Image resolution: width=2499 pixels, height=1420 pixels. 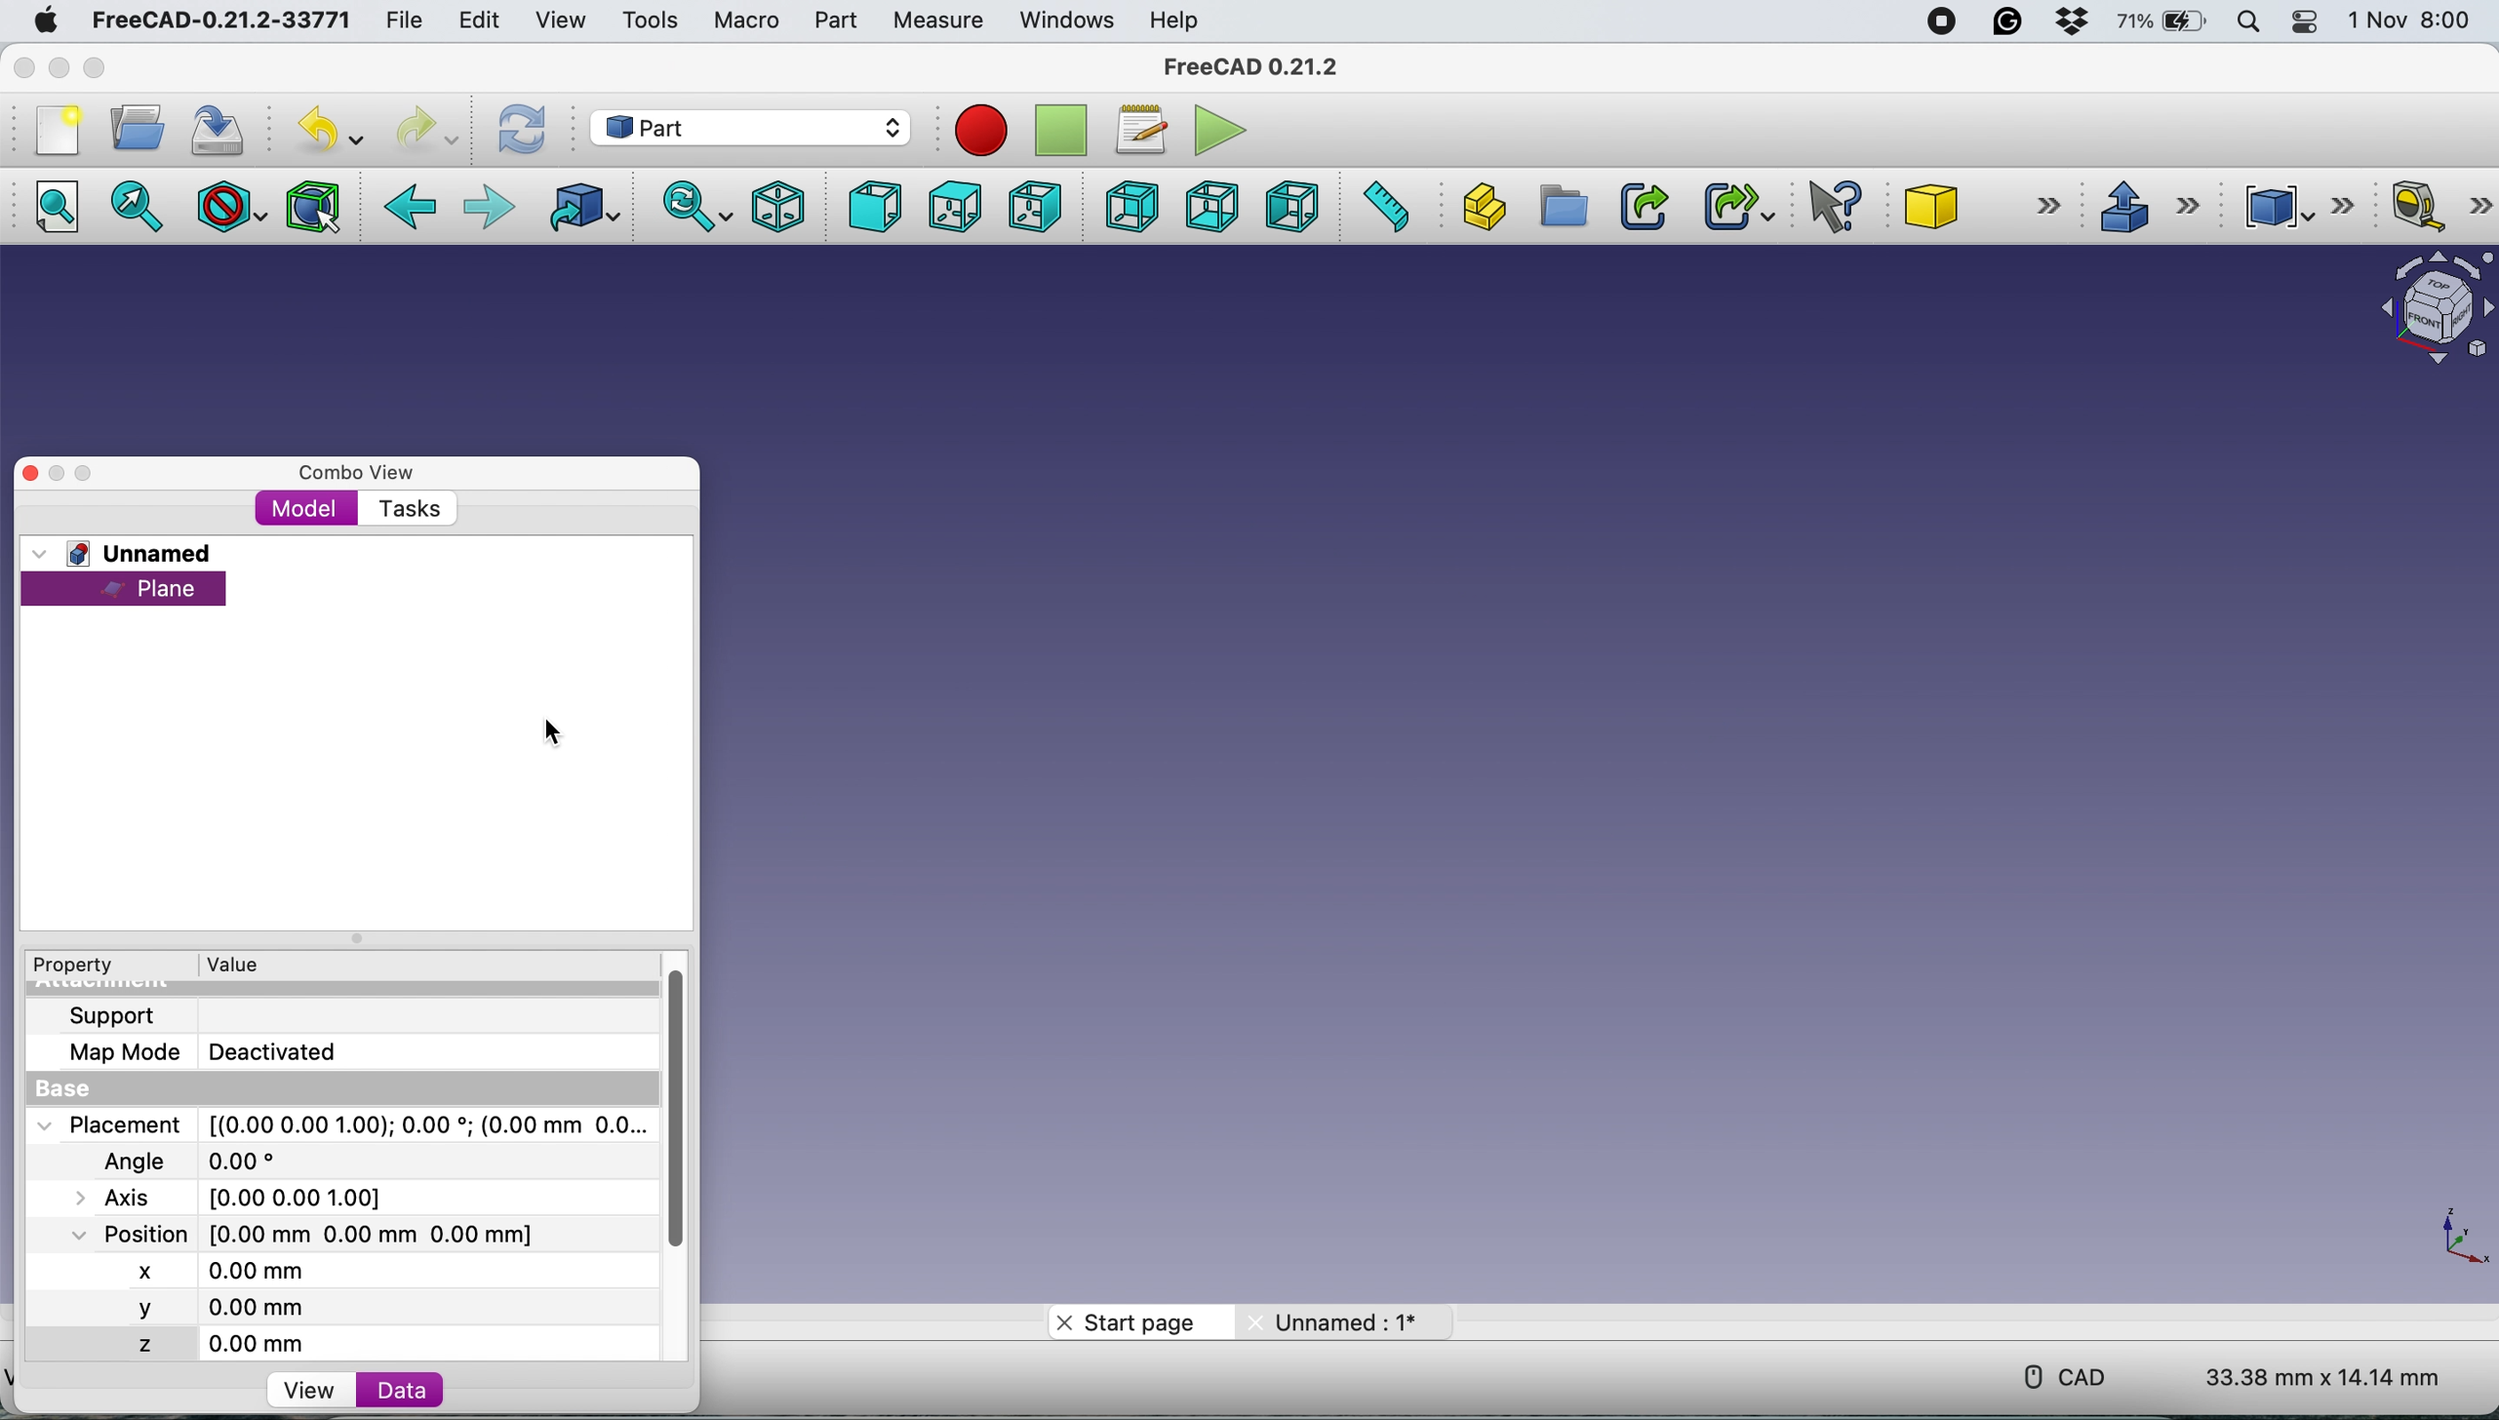 I want to click on measure, so click(x=944, y=20).